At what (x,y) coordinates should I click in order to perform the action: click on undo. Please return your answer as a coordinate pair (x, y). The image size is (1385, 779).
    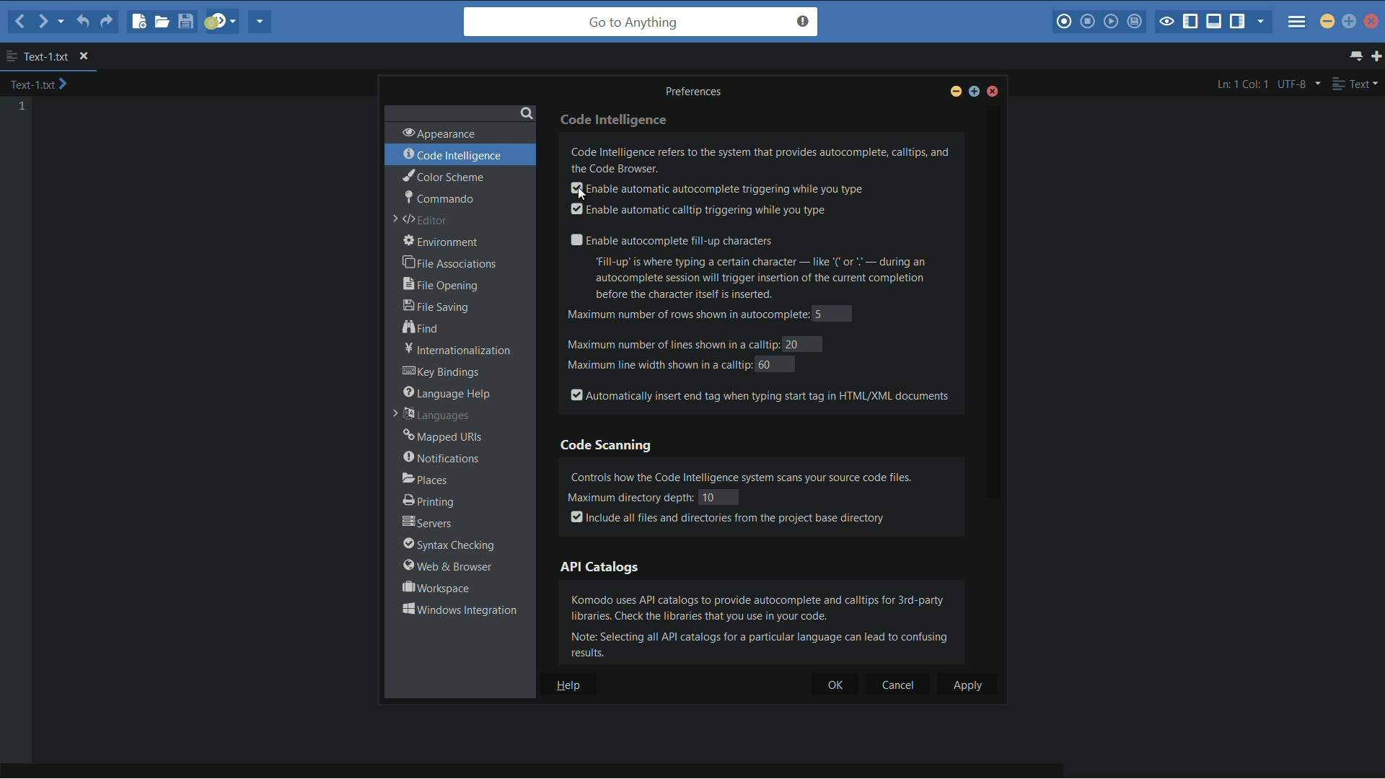
    Looking at the image, I should click on (81, 22).